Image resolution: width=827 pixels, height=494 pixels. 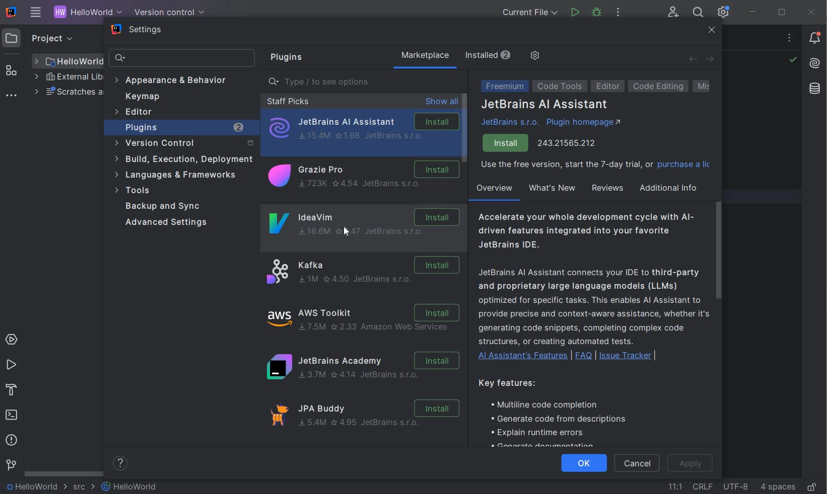 I want to click on JetBrains s.r.o, so click(x=512, y=122).